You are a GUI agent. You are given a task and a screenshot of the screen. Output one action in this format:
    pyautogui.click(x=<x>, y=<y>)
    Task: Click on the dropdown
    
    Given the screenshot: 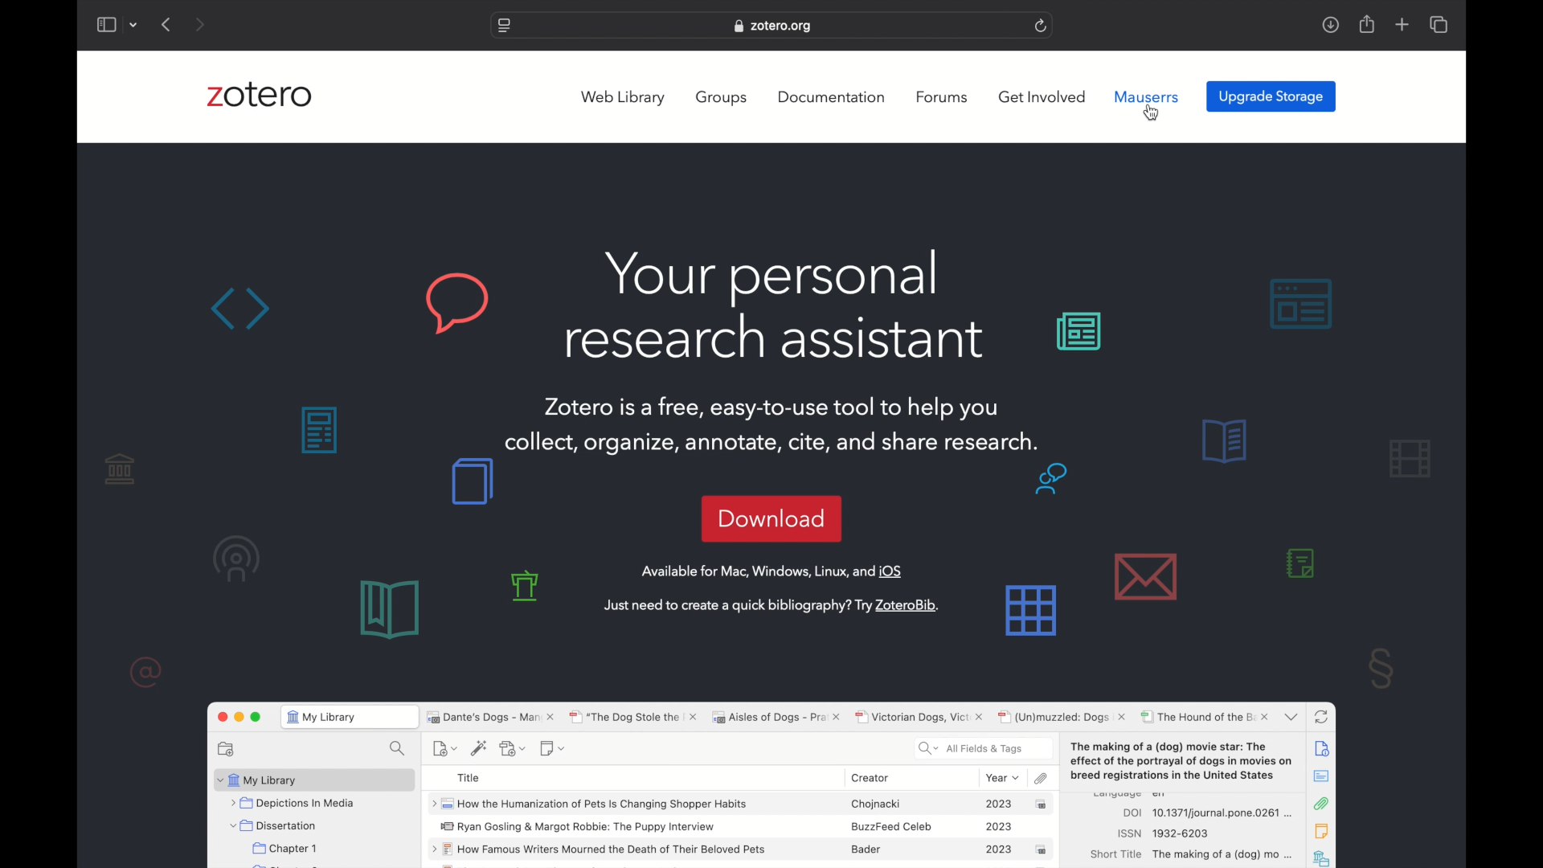 What is the action you would take?
    pyautogui.click(x=134, y=26)
    